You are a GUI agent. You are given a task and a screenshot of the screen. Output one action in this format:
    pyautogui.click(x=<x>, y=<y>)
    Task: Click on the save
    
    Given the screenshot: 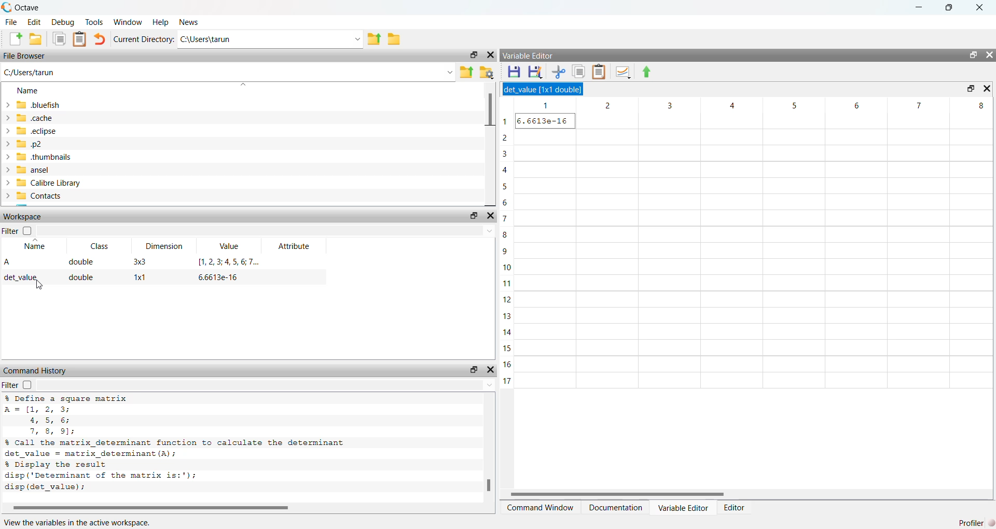 What is the action you would take?
    pyautogui.click(x=514, y=72)
    